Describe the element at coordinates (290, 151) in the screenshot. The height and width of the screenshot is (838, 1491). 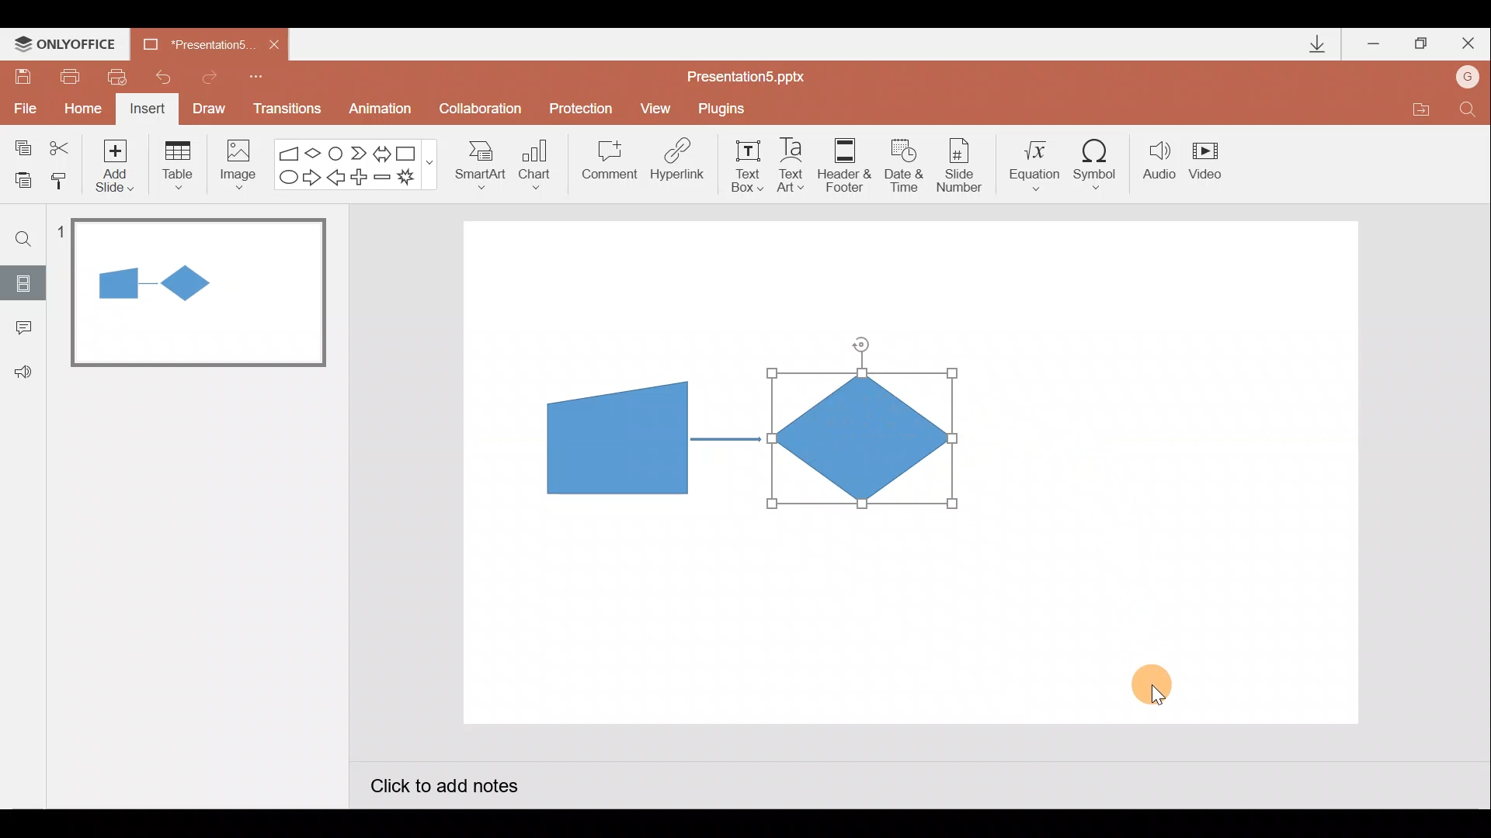
I see `Flowchart - manual input` at that location.